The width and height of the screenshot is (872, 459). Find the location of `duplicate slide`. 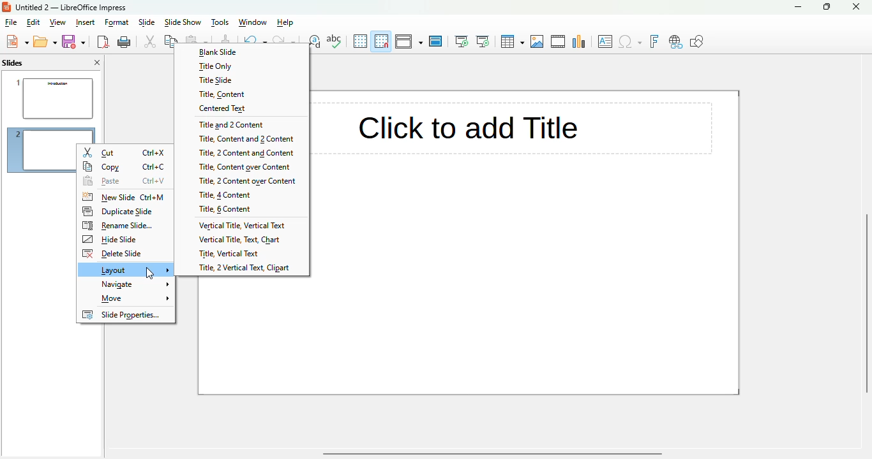

duplicate slide is located at coordinates (124, 211).